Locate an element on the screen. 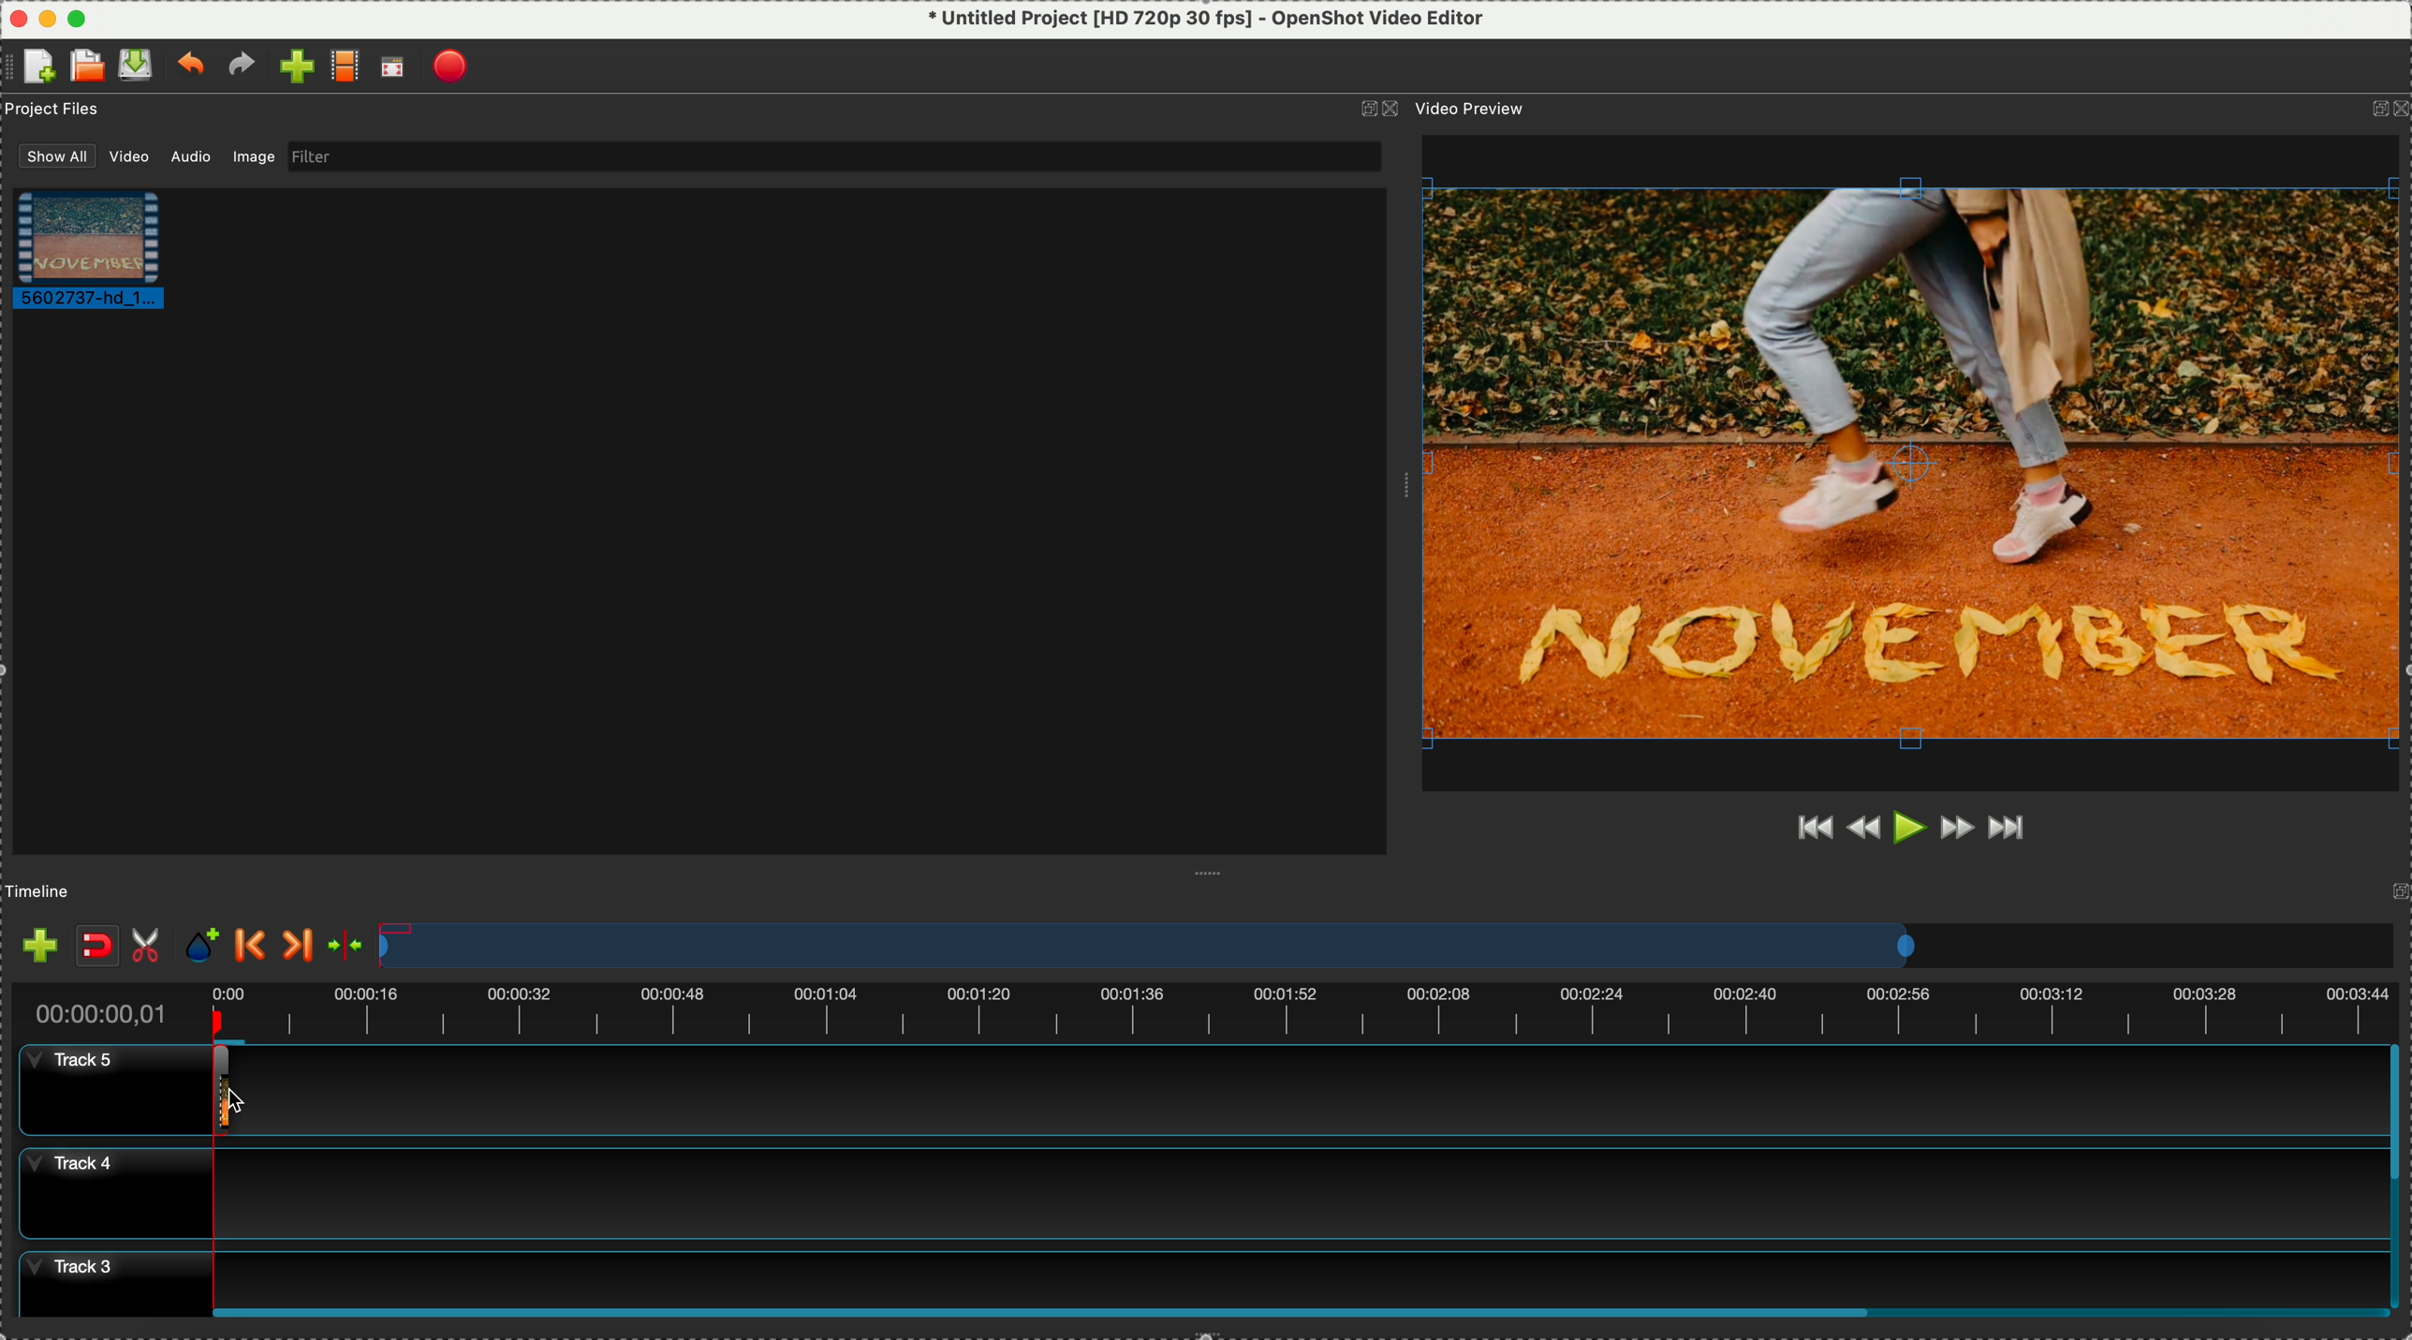 The height and width of the screenshot is (1340, 2412). create file is located at coordinates (35, 67).